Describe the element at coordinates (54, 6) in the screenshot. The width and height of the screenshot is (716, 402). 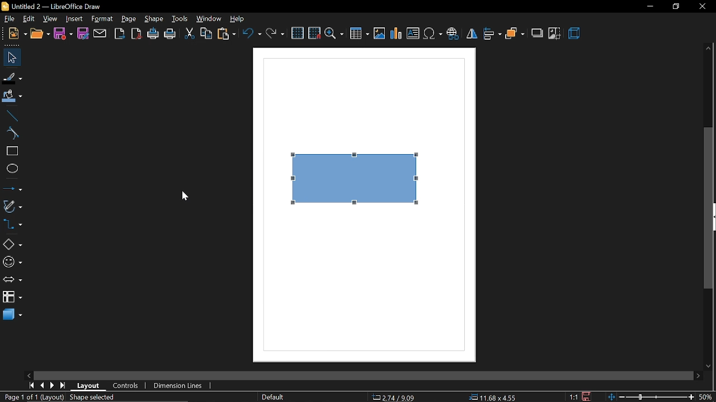
I see `Untitled 2 - LibreOffice Draw` at that location.